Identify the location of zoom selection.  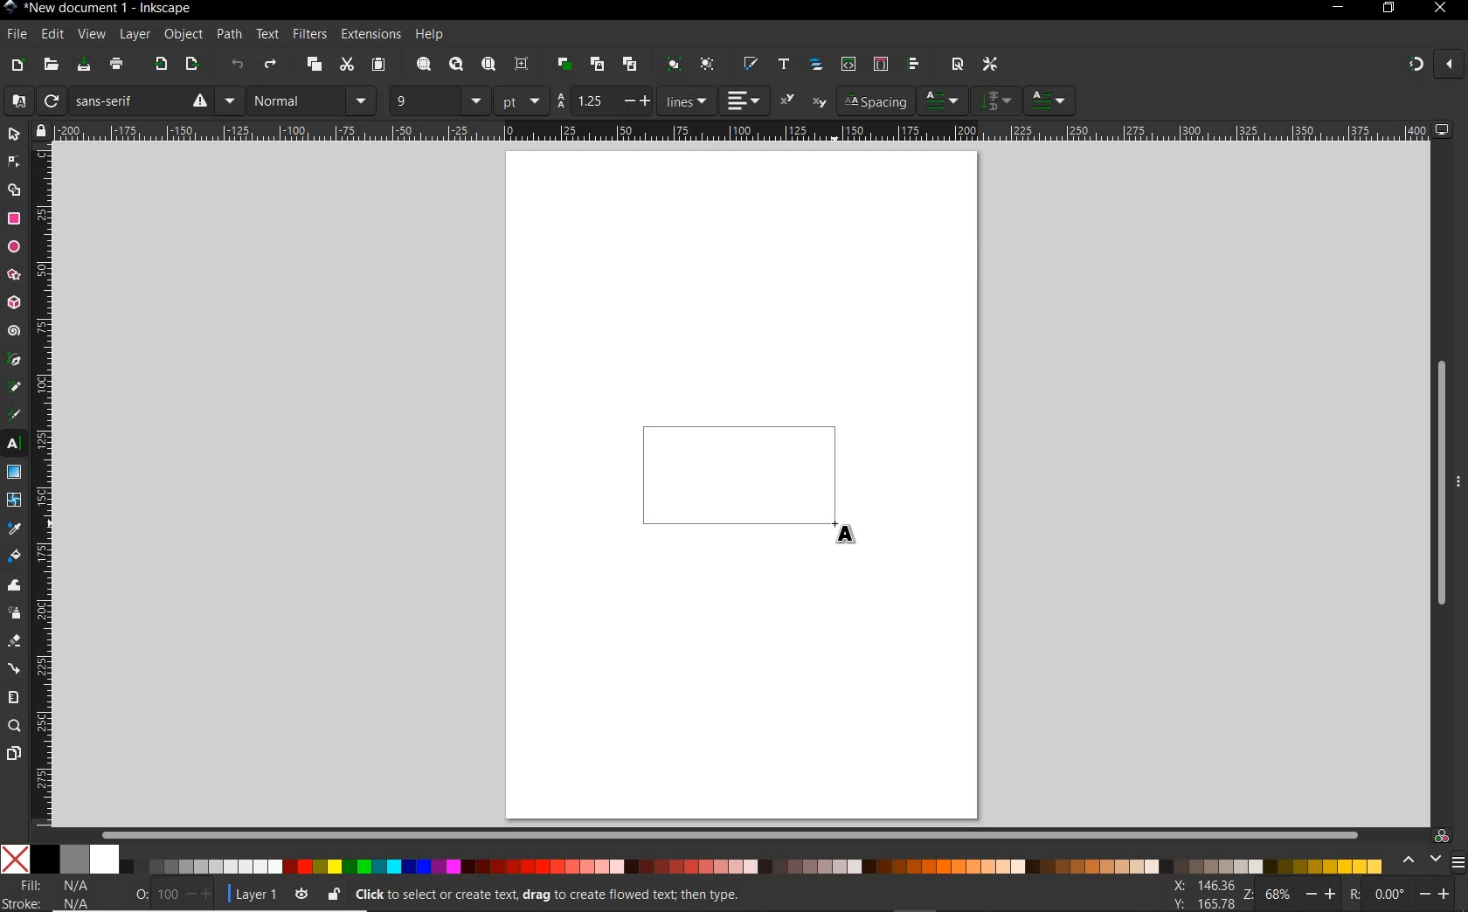
(425, 65).